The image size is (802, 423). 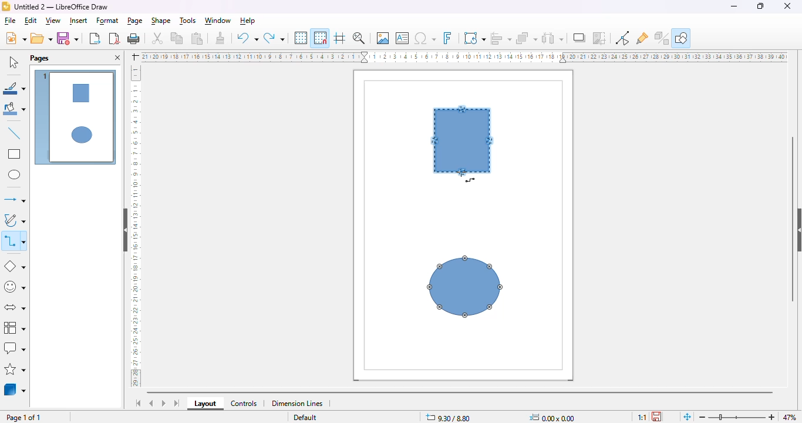 What do you see at coordinates (6, 6) in the screenshot?
I see `logo` at bounding box center [6, 6].